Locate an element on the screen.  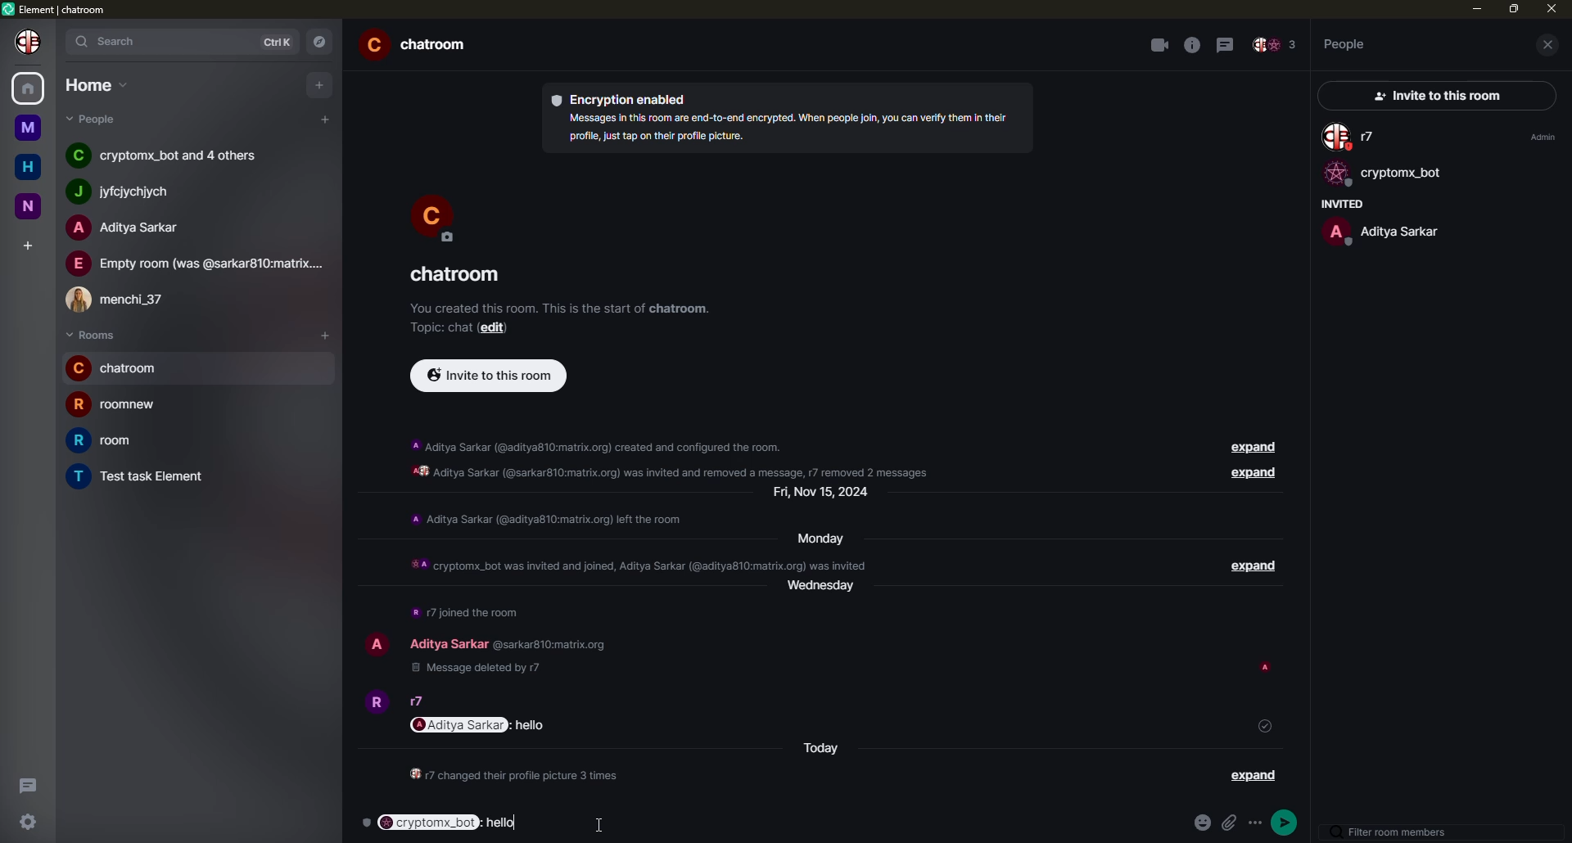
navigator is located at coordinates (324, 42).